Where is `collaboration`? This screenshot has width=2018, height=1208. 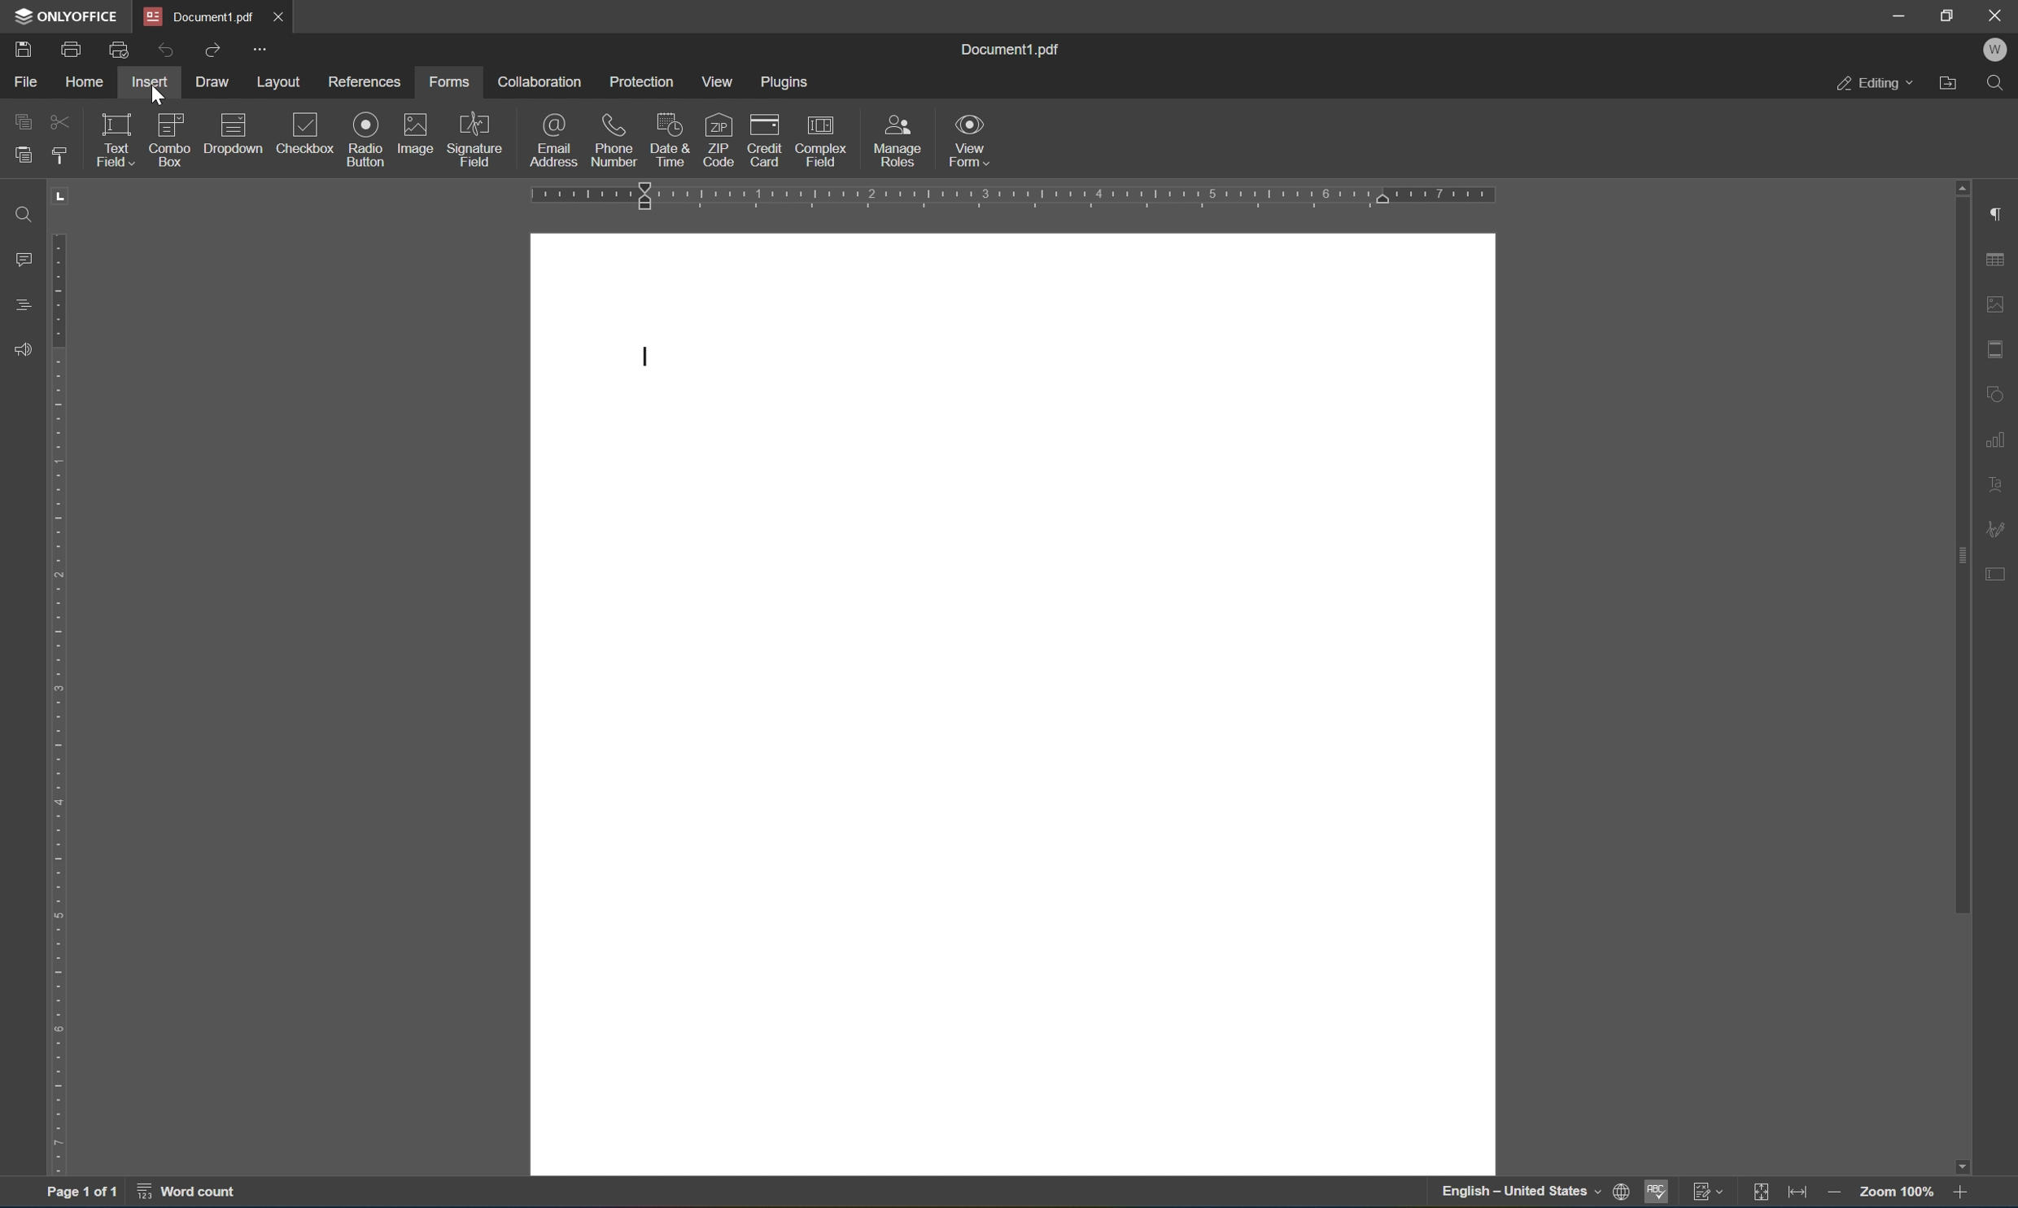 collaboration is located at coordinates (540, 82).